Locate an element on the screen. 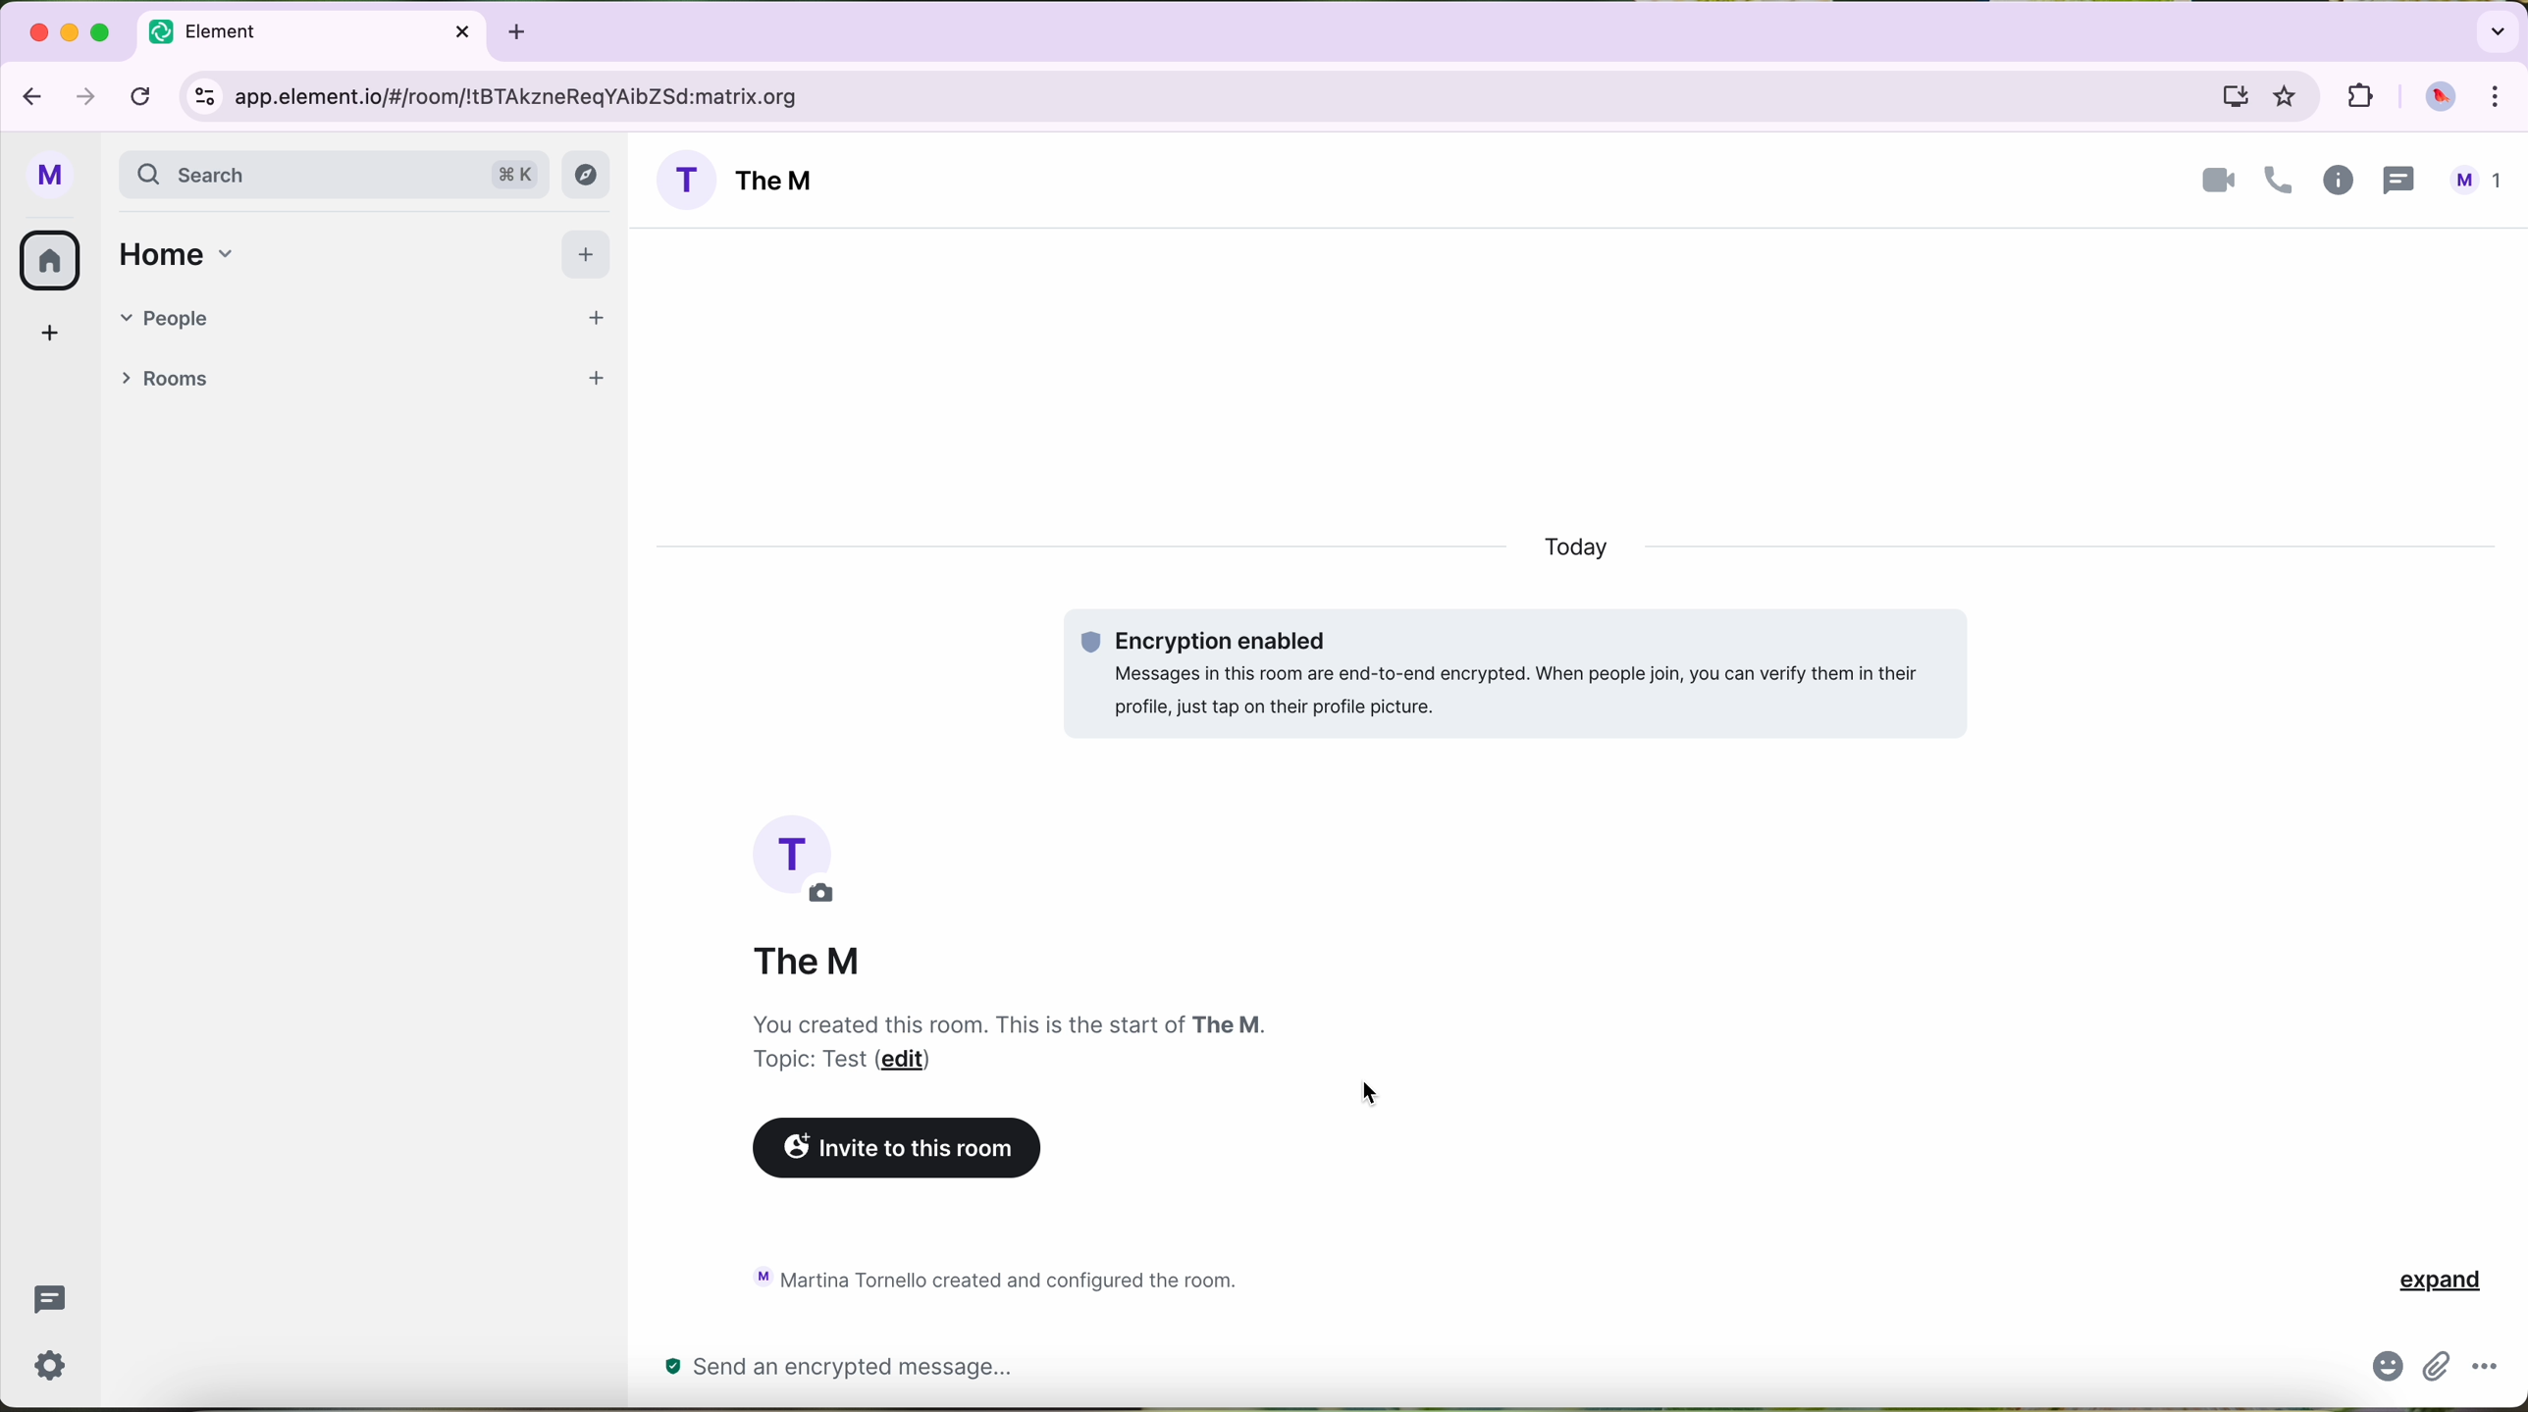  computer is located at coordinates (2234, 95).